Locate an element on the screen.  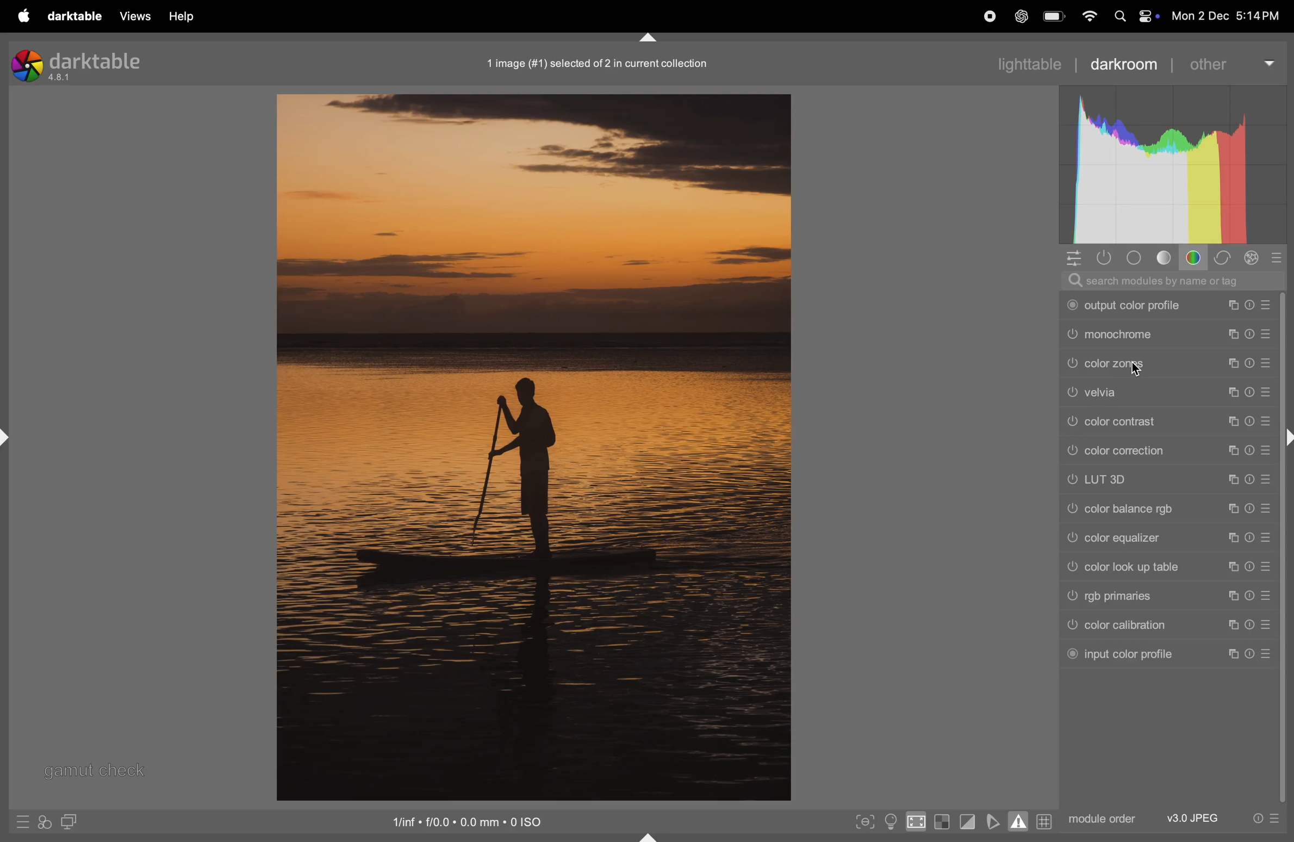
base is located at coordinates (1136, 257).